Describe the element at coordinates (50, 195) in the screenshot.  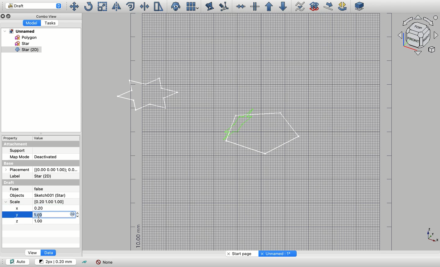
I see `Sketch001 (Star)` at that location.